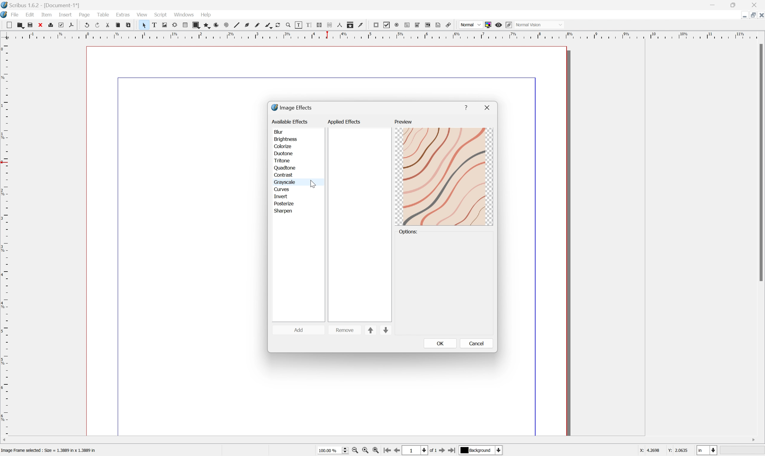  Describe the element at coordinates (385, 331) in the screenshot. I see `down` at that location.